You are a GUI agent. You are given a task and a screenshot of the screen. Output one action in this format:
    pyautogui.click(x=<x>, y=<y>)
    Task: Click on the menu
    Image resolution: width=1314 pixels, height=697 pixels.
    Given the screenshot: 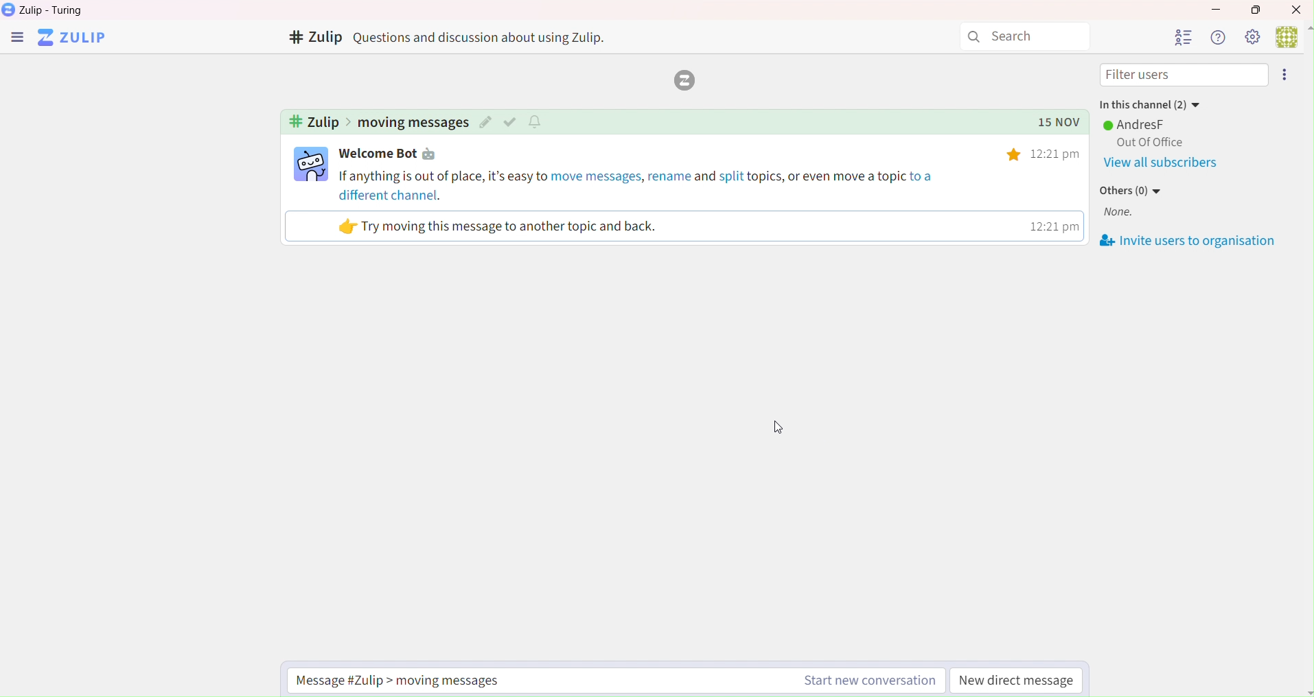 What is the action you would take?
    pyautogui.click(x=16, y=39)
    